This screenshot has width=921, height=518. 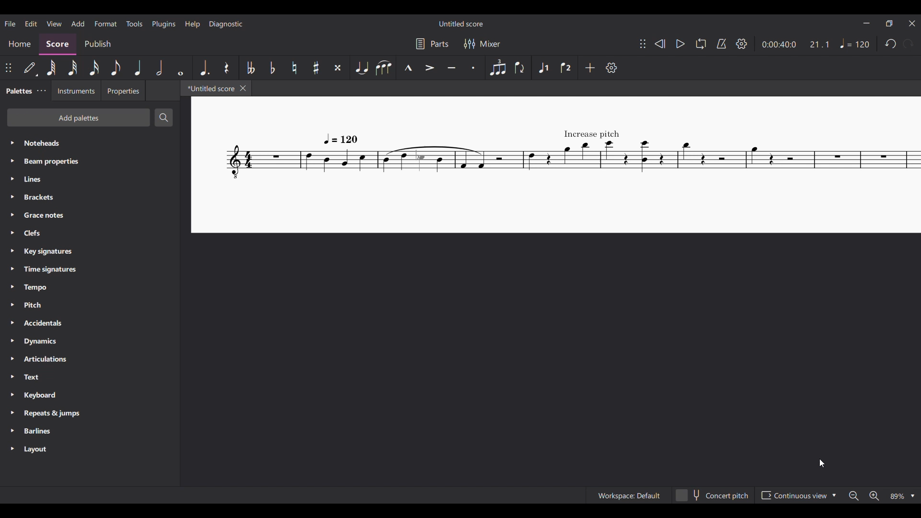 I want to click on Noteheads, so click(x=91, y=142).